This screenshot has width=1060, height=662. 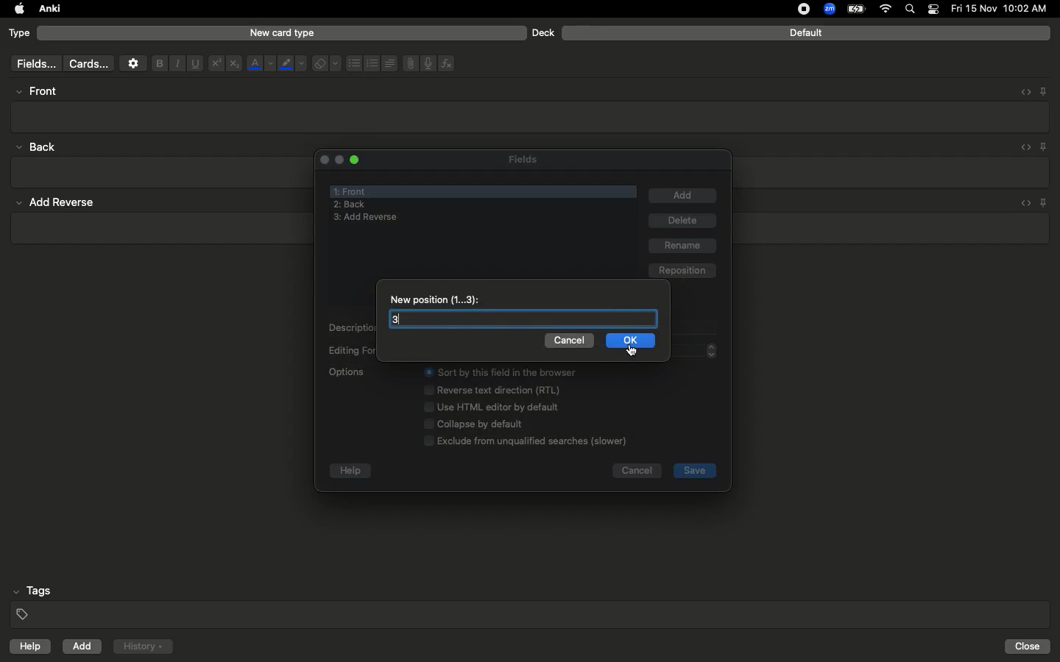 I want to click on New card type, so click(x=281, y=32).